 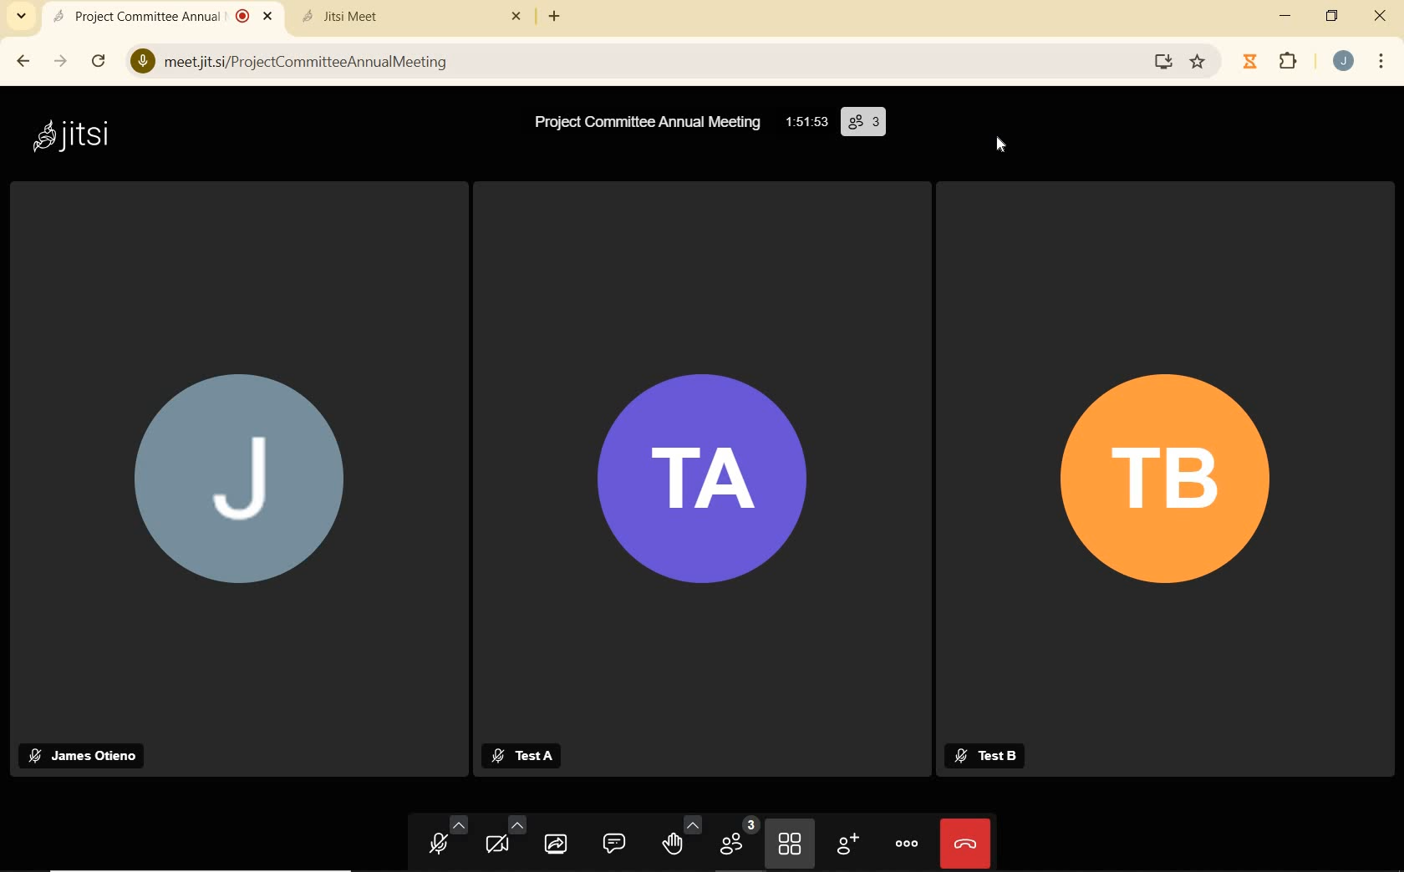 I want to click on raise hand, so click(x=678, y=839).